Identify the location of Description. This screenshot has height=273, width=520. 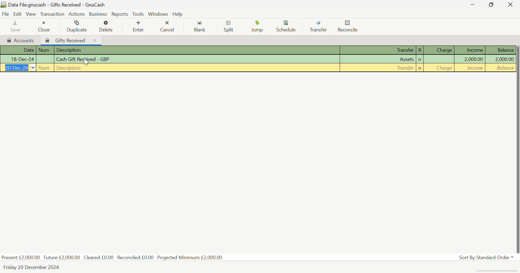
(197, 68).